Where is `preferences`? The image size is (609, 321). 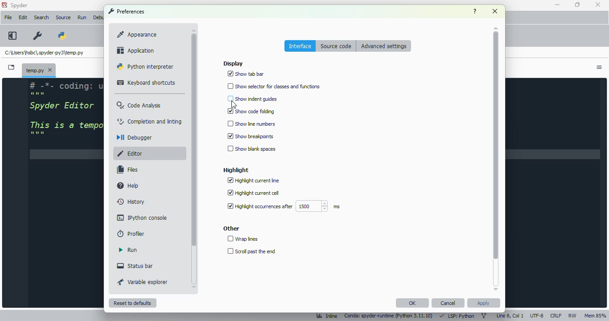
preferences is located at coordinates (128, 12).